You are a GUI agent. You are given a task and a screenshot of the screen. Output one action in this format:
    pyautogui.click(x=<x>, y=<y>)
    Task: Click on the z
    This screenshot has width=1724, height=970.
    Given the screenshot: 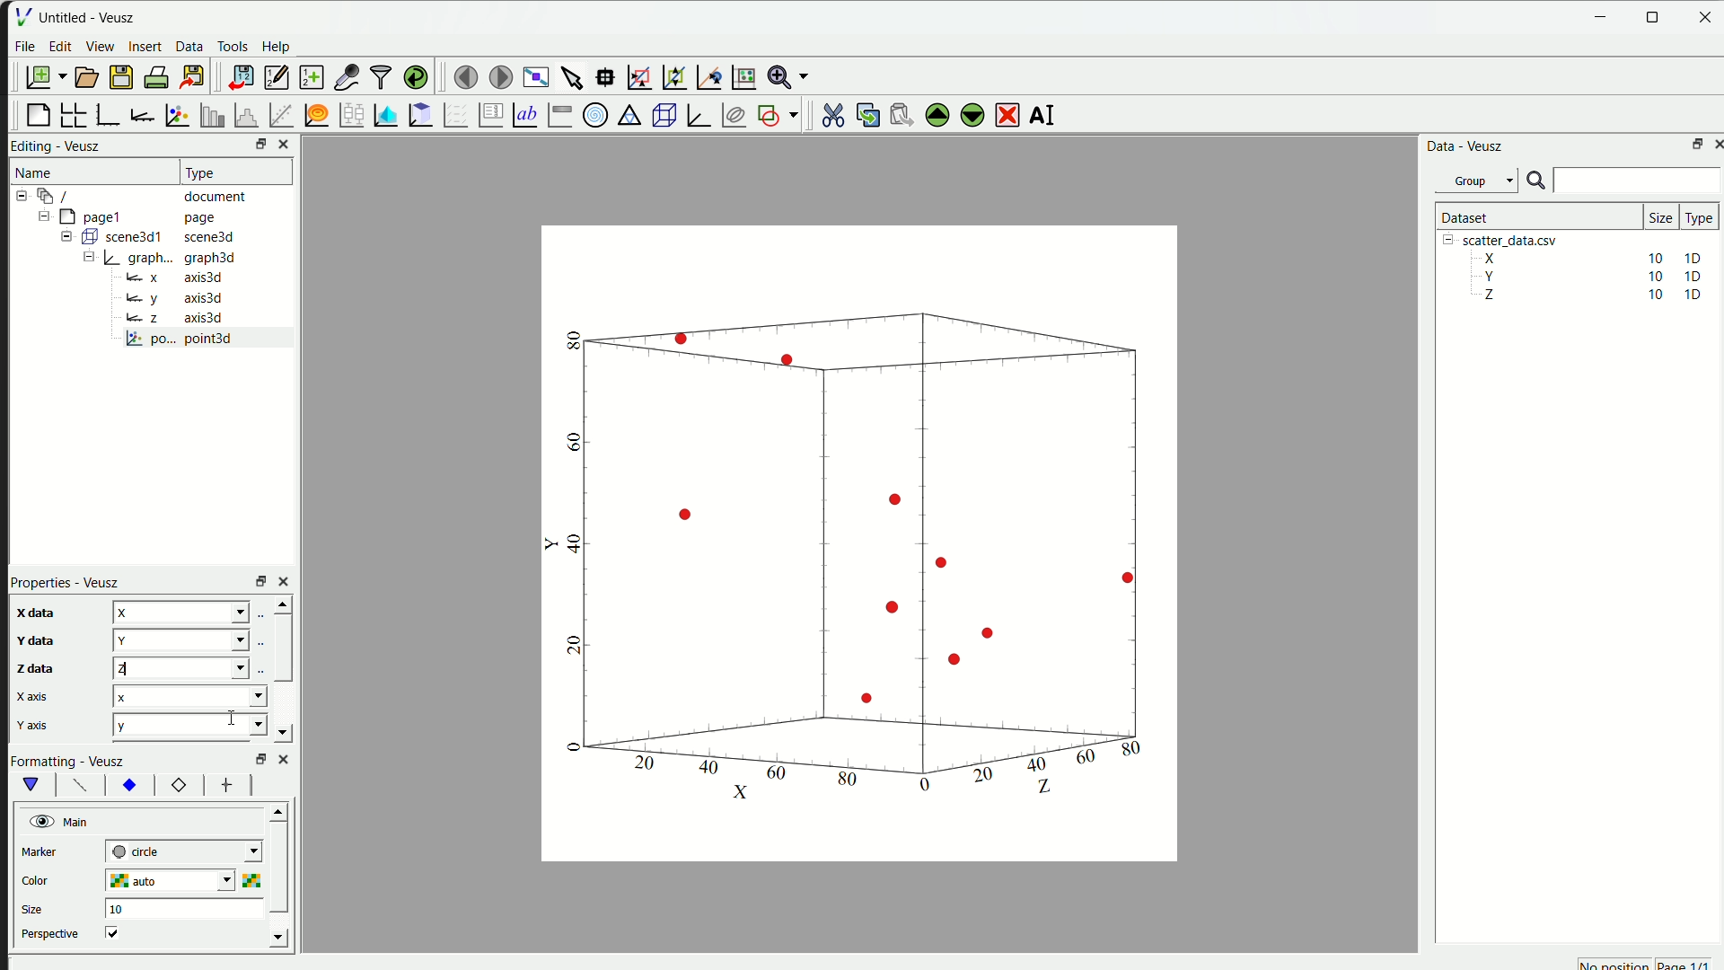 What is the action you would take?
    pyautogui.click(x=201, y=610)
    